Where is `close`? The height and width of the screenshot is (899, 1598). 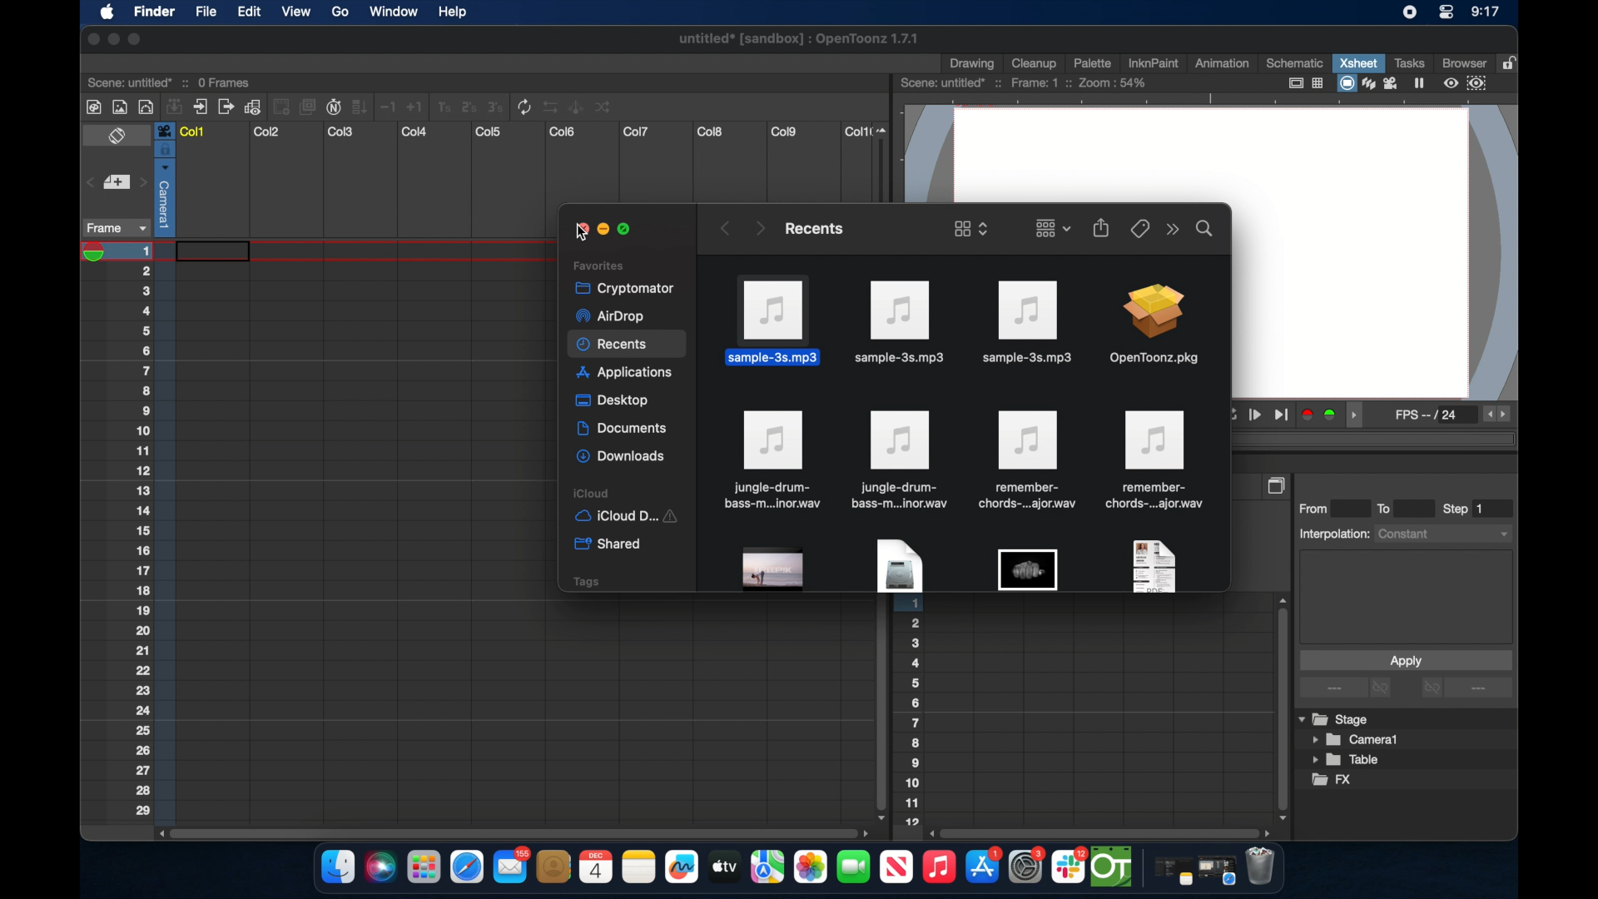
close is located at coordinates (90, 39).